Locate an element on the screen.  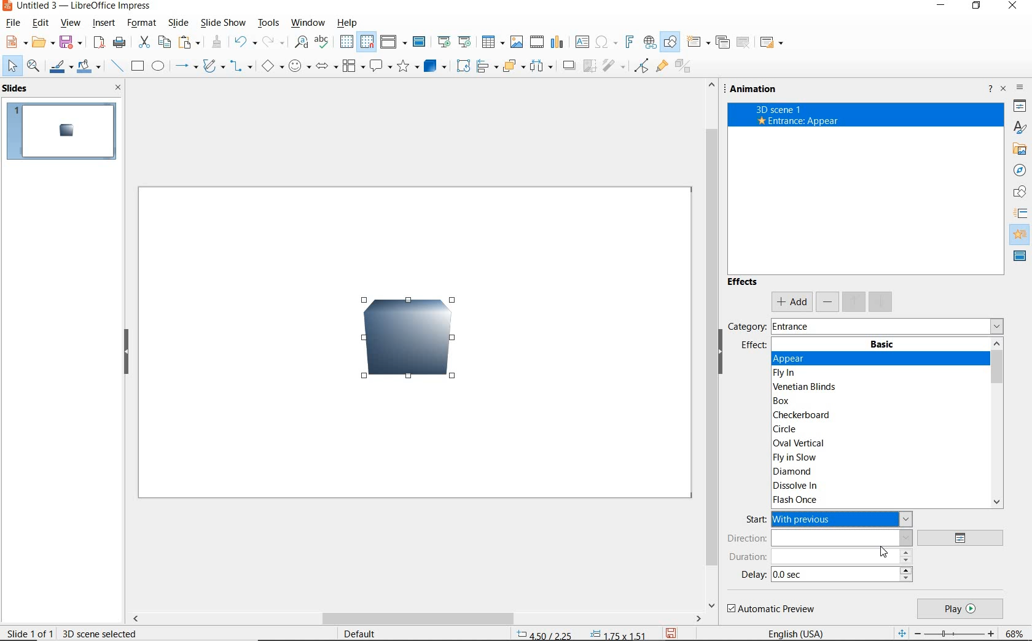
hide is located at coordinates (127, 354).